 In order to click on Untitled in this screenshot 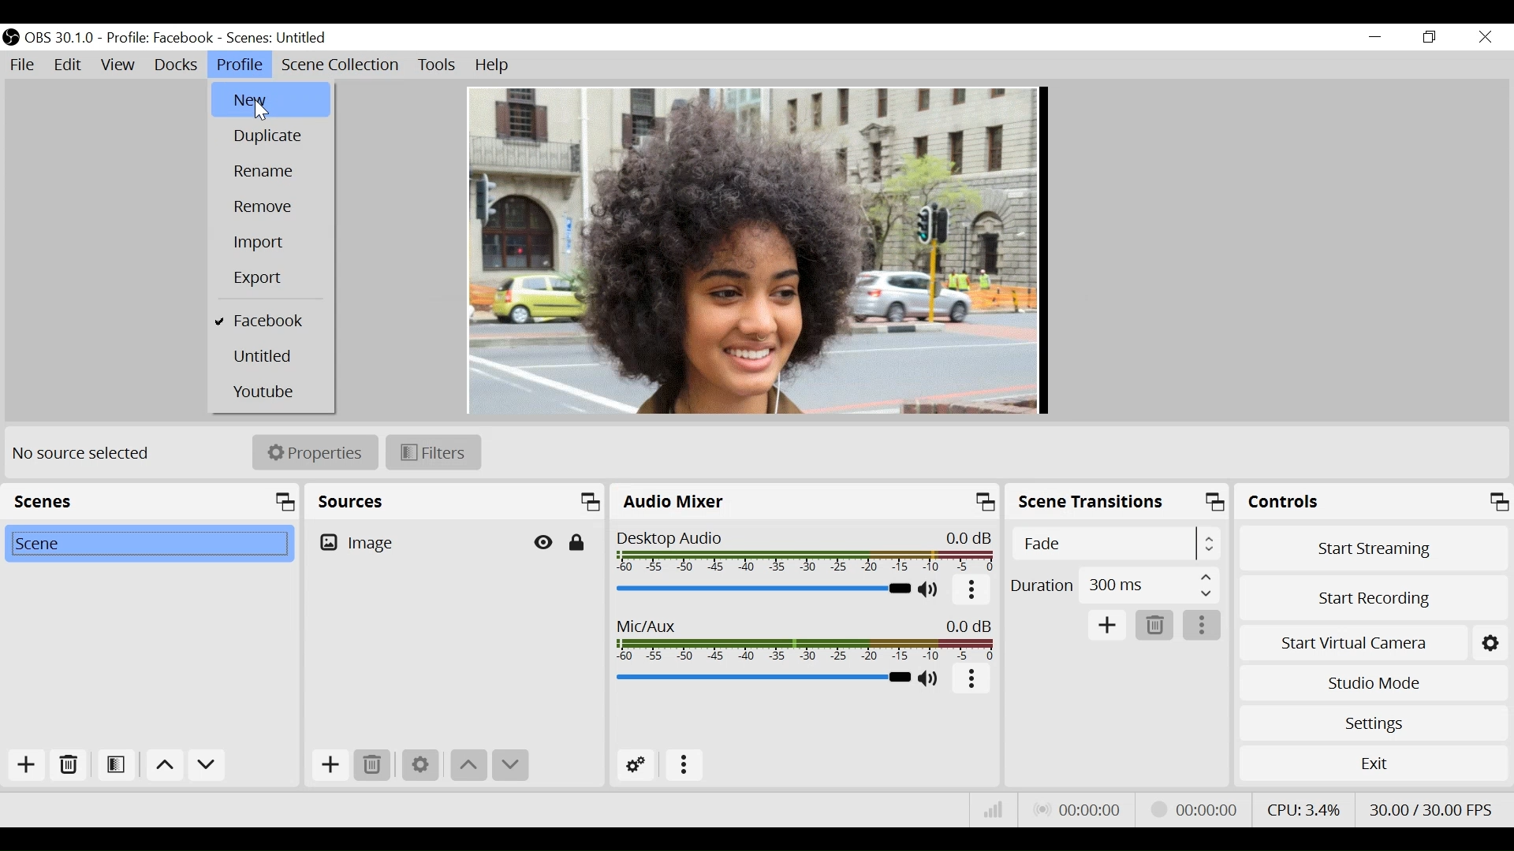, I will do `click(270, 356)`.